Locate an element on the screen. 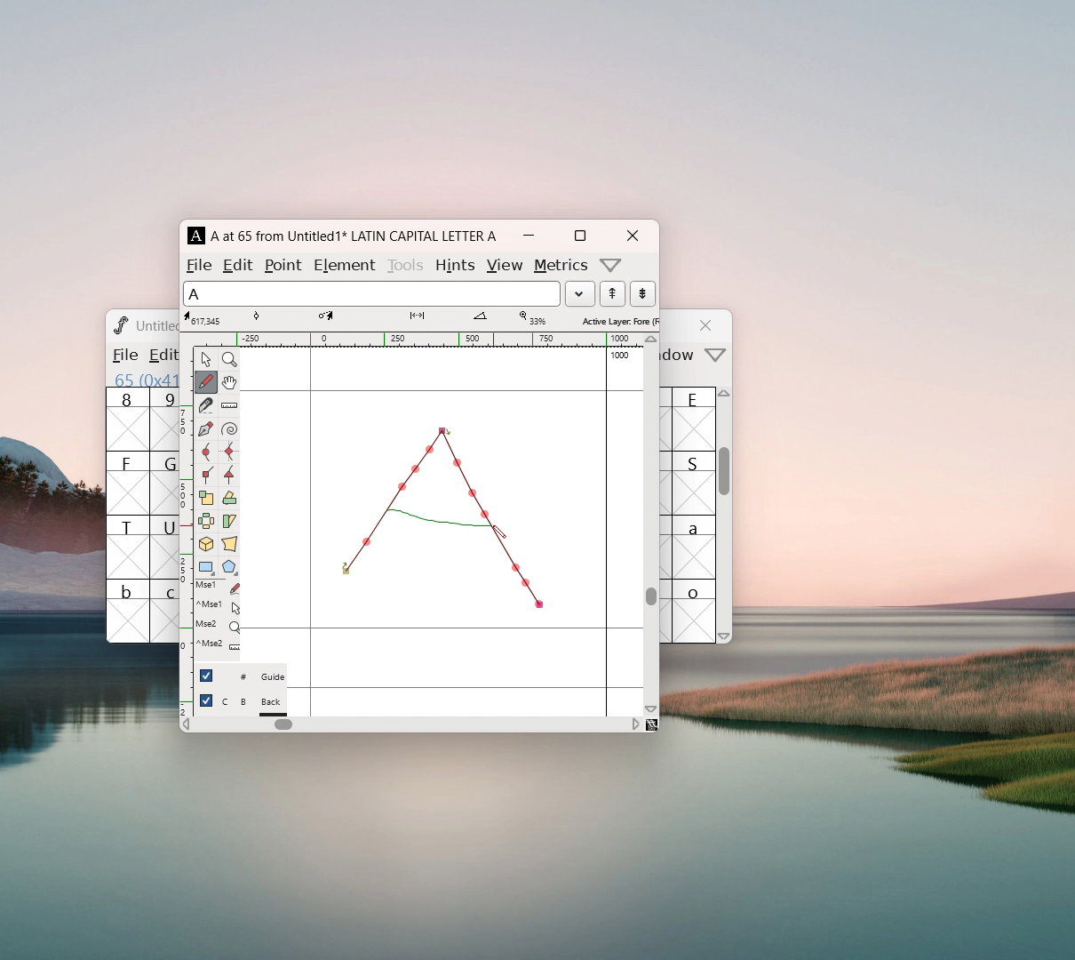  vertical ruler is located at coordinates (186, 530).